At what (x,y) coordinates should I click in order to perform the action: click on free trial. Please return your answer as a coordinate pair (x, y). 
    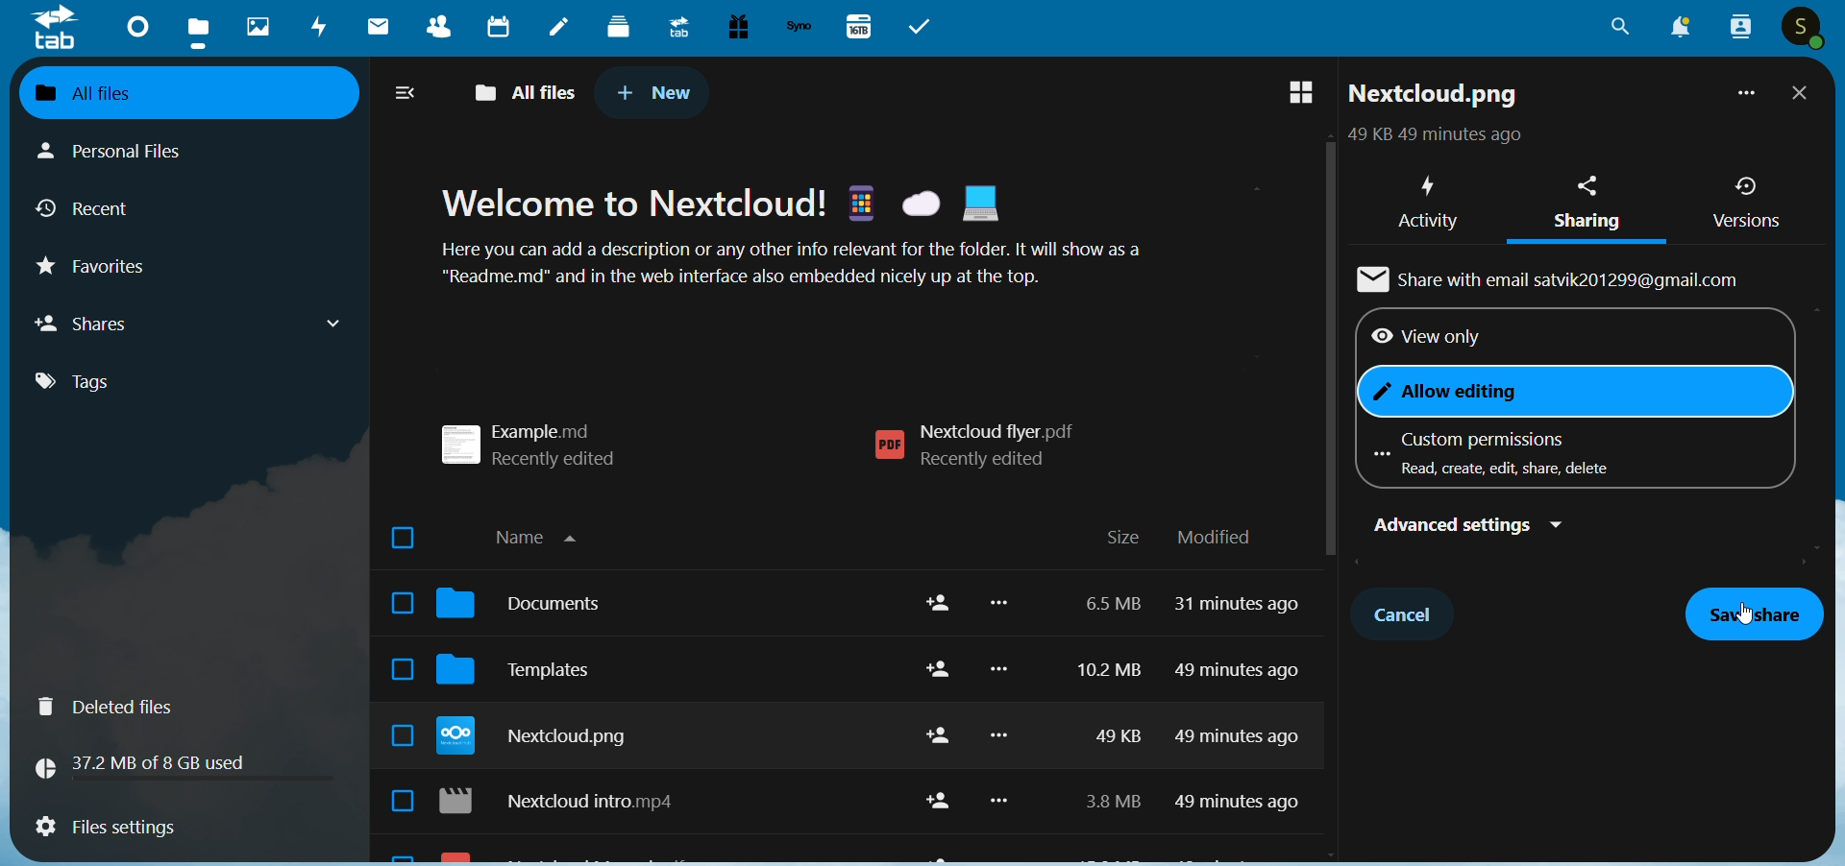
    Looking at the image, I should click on (732, 27).